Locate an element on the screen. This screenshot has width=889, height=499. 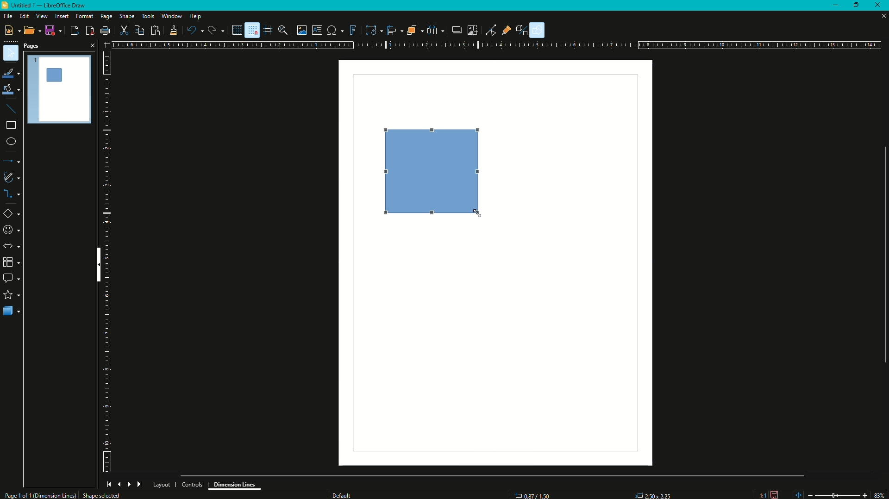
Square is located at coordinates (438, 172).